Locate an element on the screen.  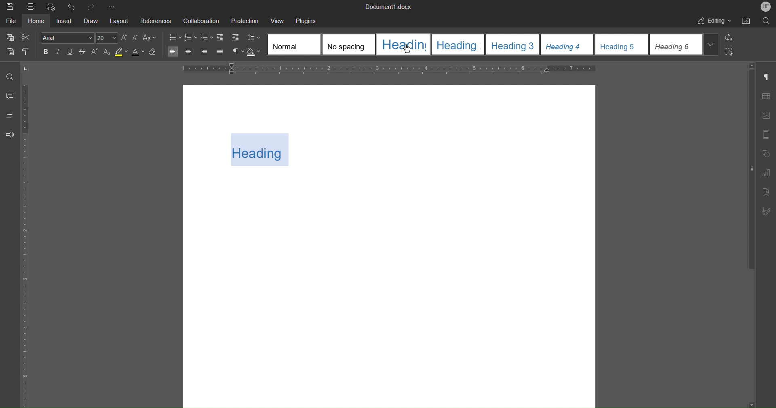
Heading is located at coordinates (261, 149).